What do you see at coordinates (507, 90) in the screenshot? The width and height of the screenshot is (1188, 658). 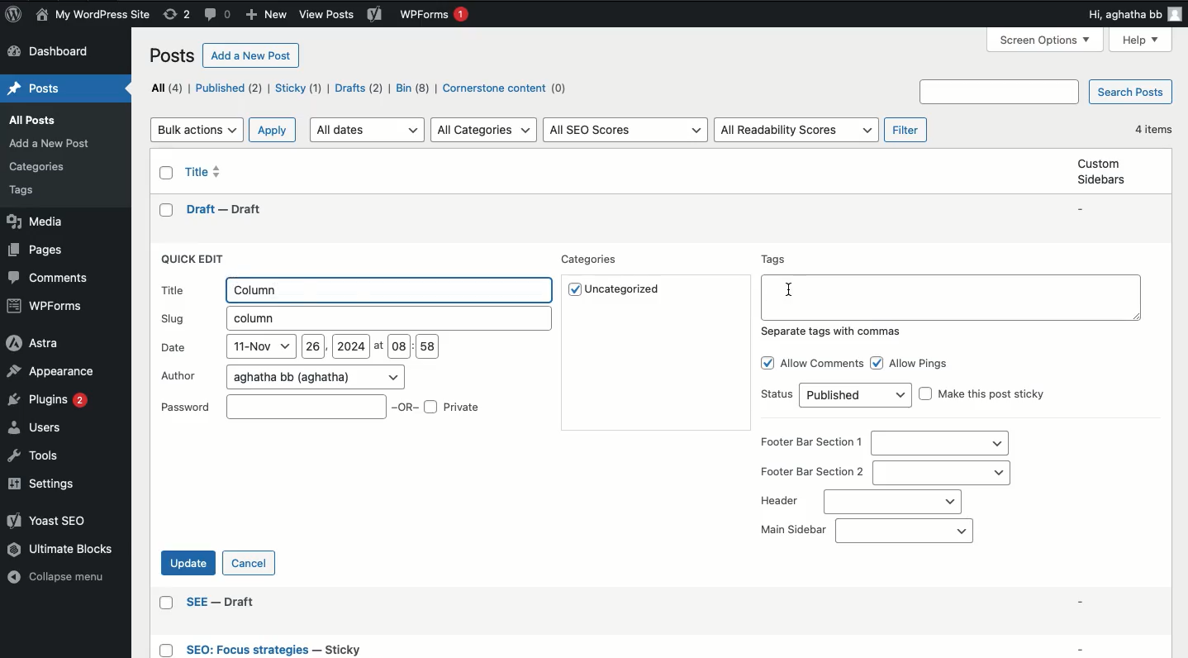 I see `Cornerstone content` at bounding box center [507, 90].